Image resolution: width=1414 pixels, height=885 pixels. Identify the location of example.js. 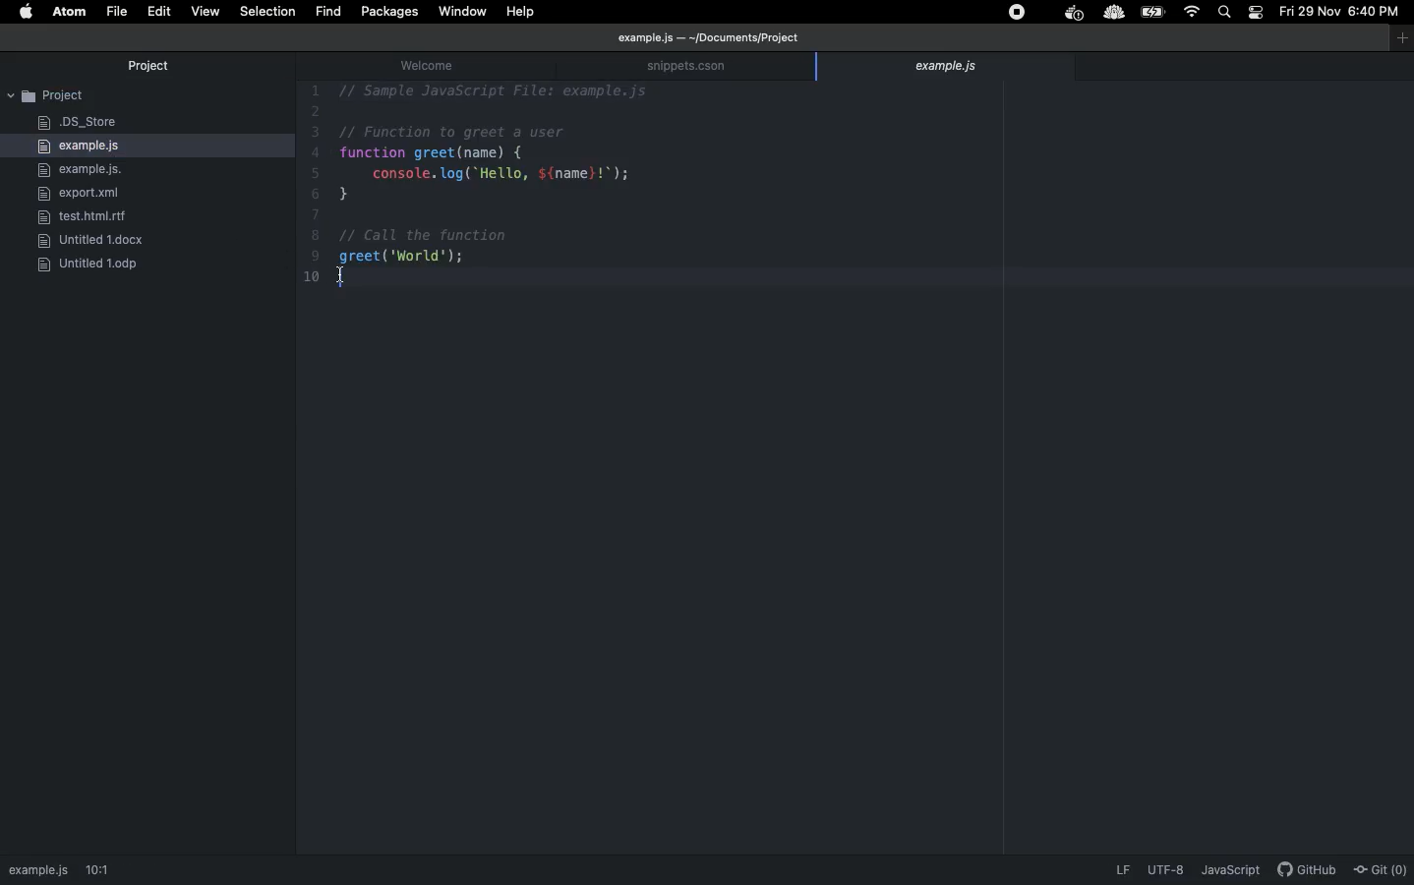
(82, 146).